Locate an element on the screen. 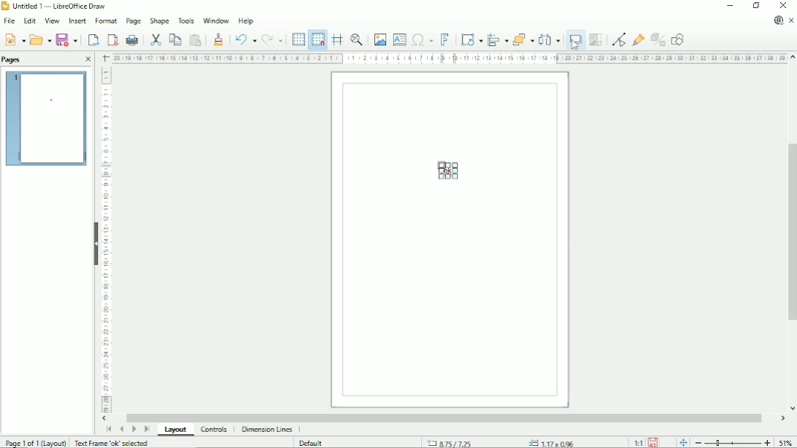 The image size is (797, 448). Scroll to previous page is located at coordinates (121, 429).